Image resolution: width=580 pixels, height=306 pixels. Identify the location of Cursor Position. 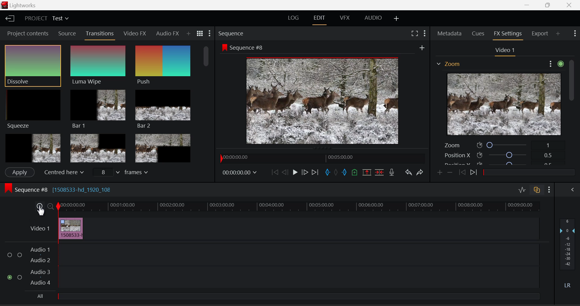
(41, 211).